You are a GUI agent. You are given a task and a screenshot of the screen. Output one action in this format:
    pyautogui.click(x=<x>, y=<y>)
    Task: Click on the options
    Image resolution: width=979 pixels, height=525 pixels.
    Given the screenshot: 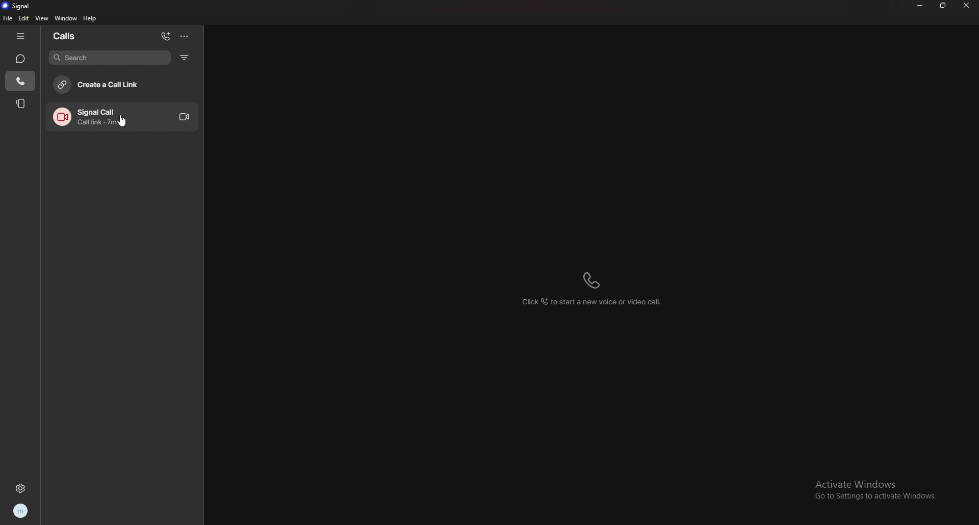 What is the action you would take?
    pyautogui.click(x=186, y=36)
    